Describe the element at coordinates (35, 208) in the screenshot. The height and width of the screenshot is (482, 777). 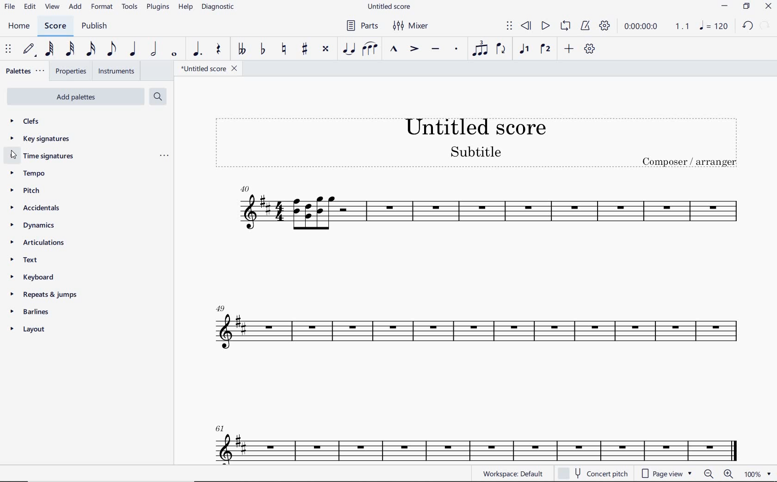
I see `ACCIDENTALS` at that location.